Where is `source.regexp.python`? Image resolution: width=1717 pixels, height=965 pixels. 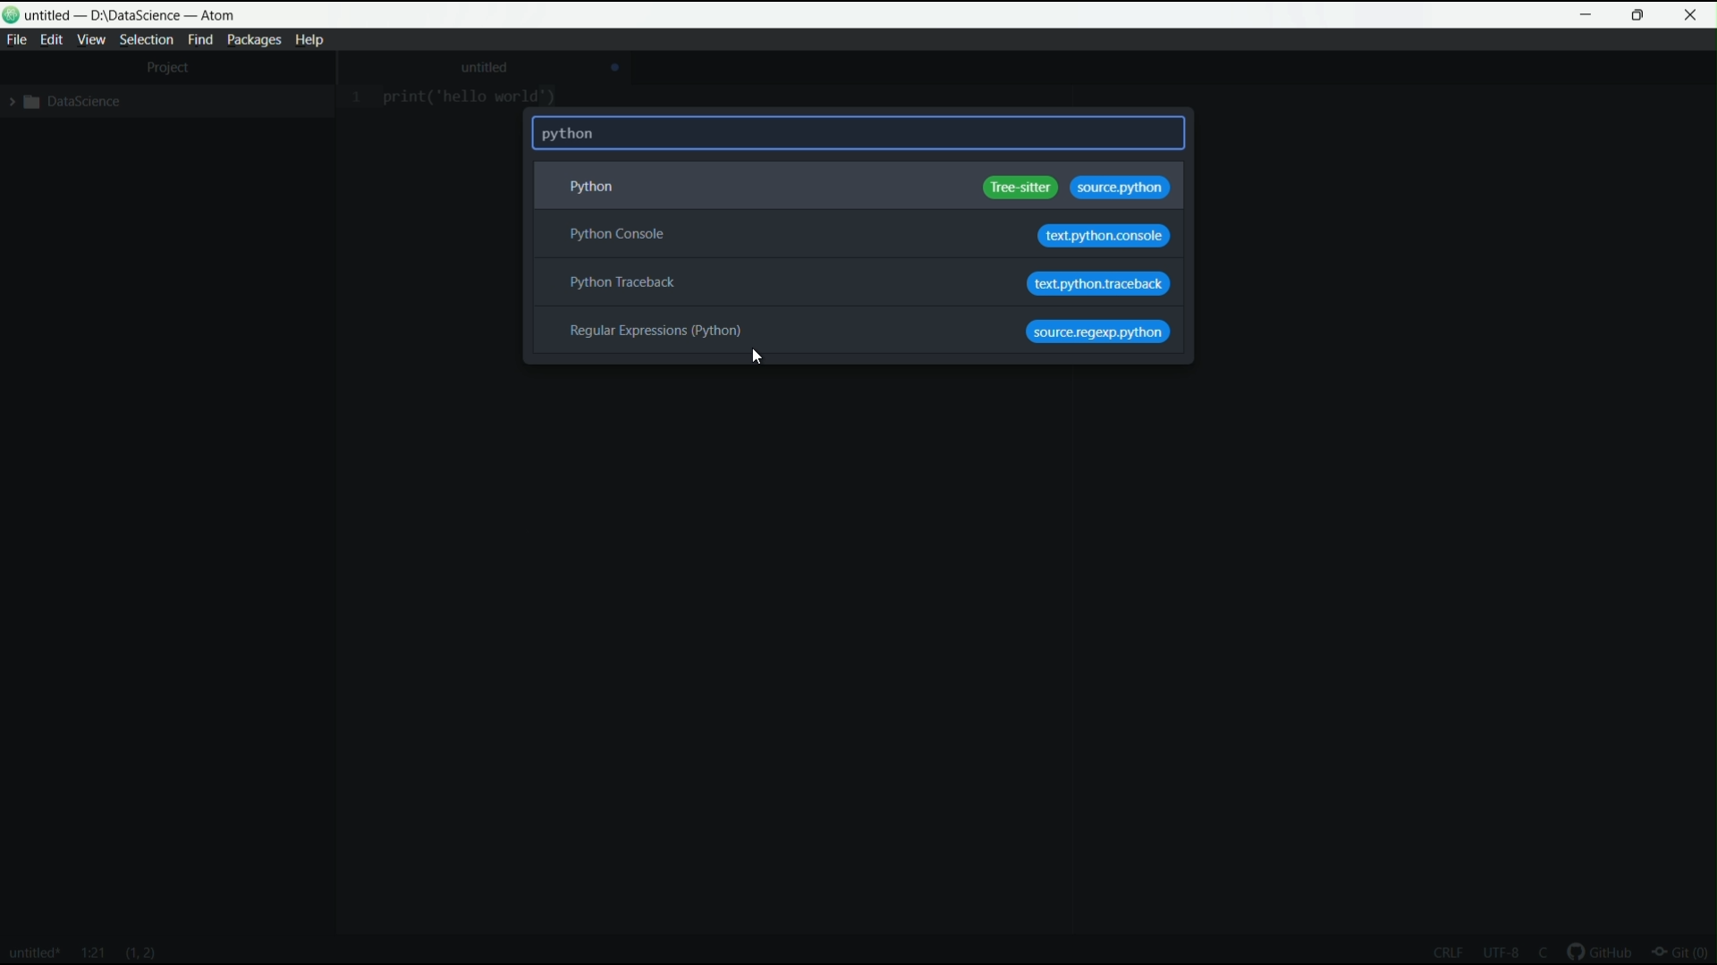 source.regexp.python is located at coordinates (1098, 332).